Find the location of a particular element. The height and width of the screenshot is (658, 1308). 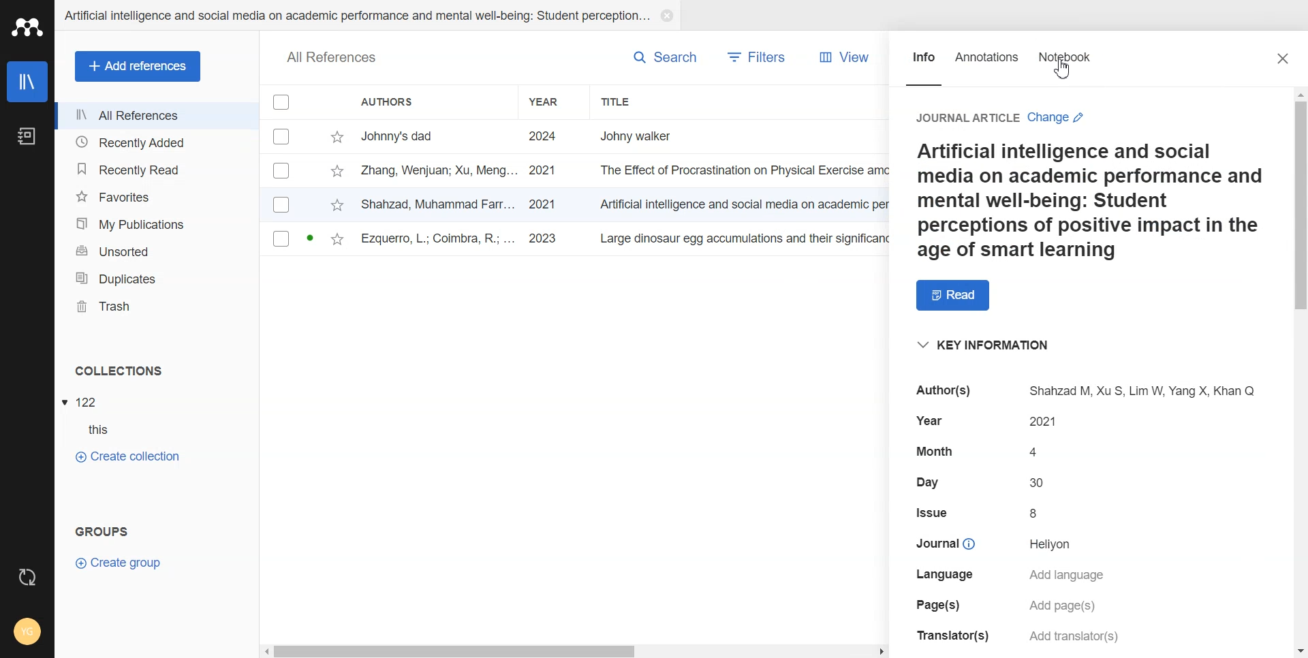

Authors is located at coordinates (431, 101).